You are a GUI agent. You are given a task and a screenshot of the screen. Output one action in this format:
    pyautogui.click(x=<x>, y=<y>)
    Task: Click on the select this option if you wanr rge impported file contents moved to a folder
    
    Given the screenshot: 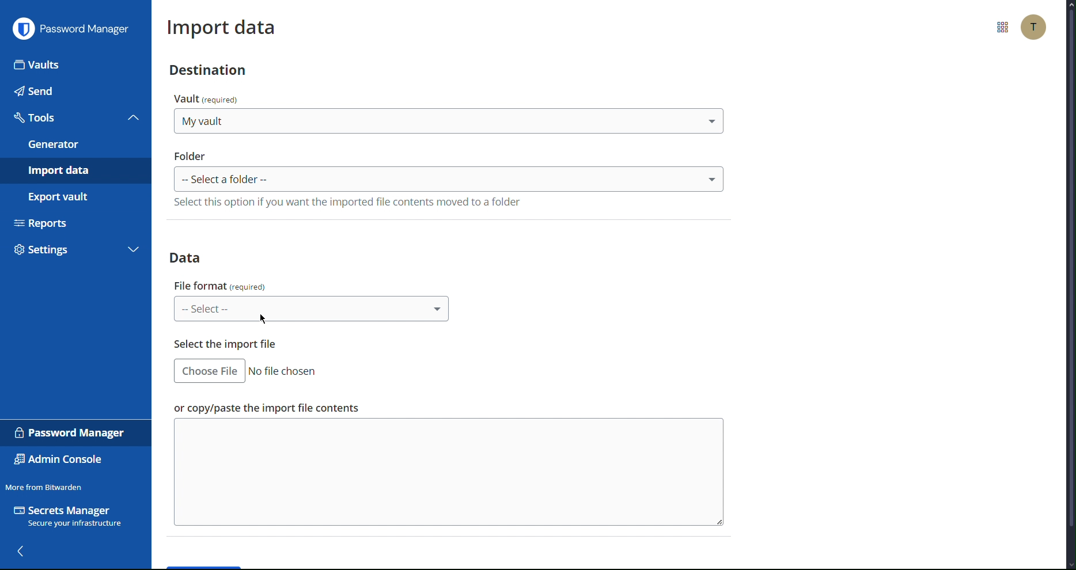 What is the action you would take?
    pyautogui.click(x=348, y=201)
    